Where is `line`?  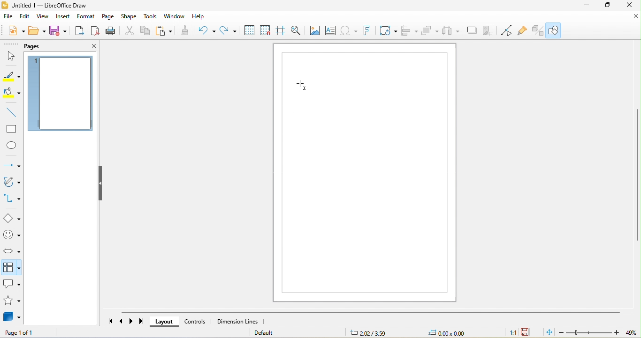 line is located at coordinates (12, 113).